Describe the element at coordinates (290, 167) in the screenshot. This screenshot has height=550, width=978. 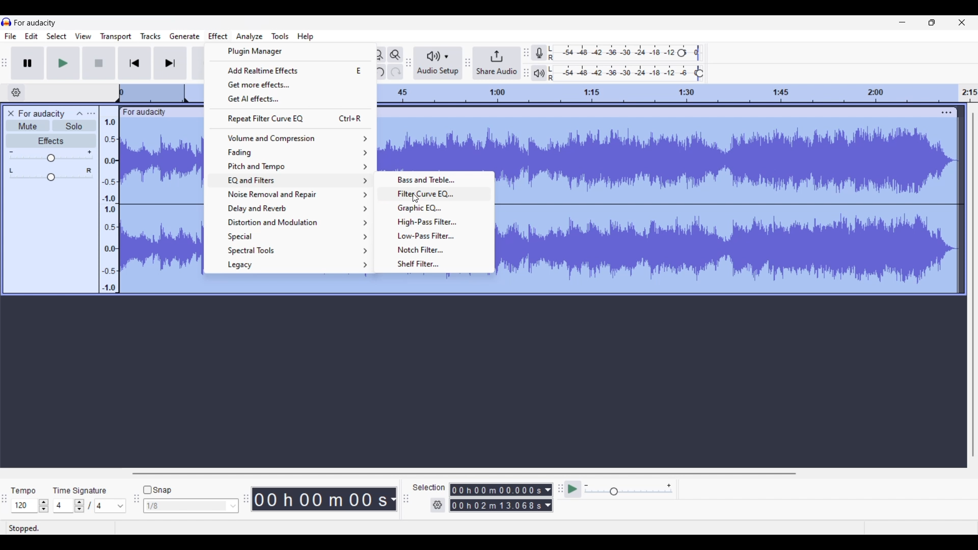
I see `Pitch and tempo options` at that location.